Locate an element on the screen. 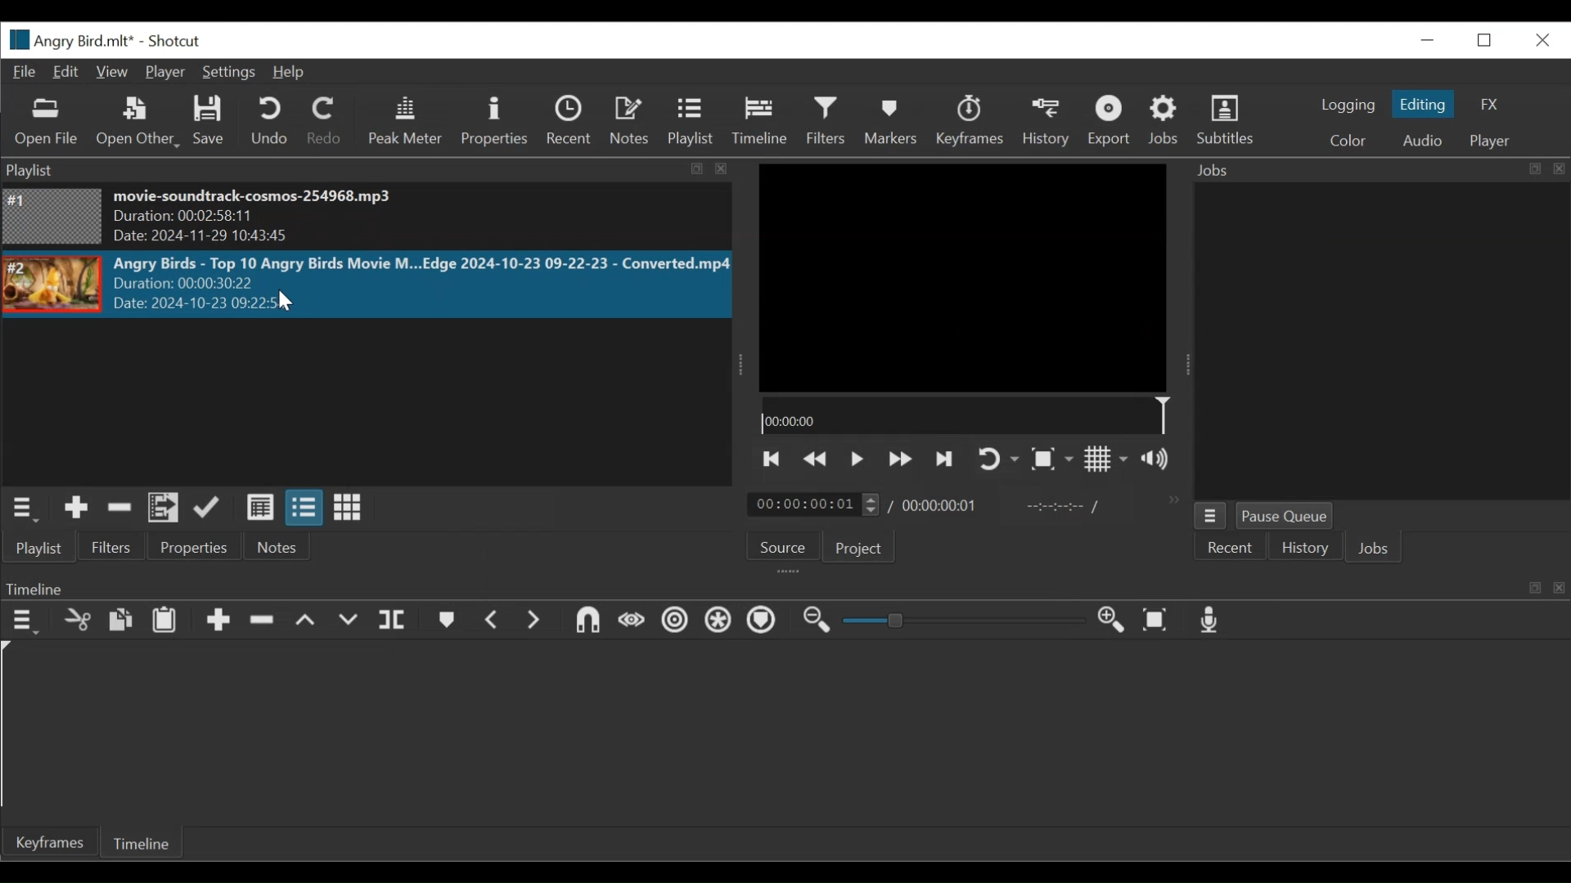 Image resolution: width=1571 pixels, height=883 pixels. minimize is located at coordinates (1428, 38).